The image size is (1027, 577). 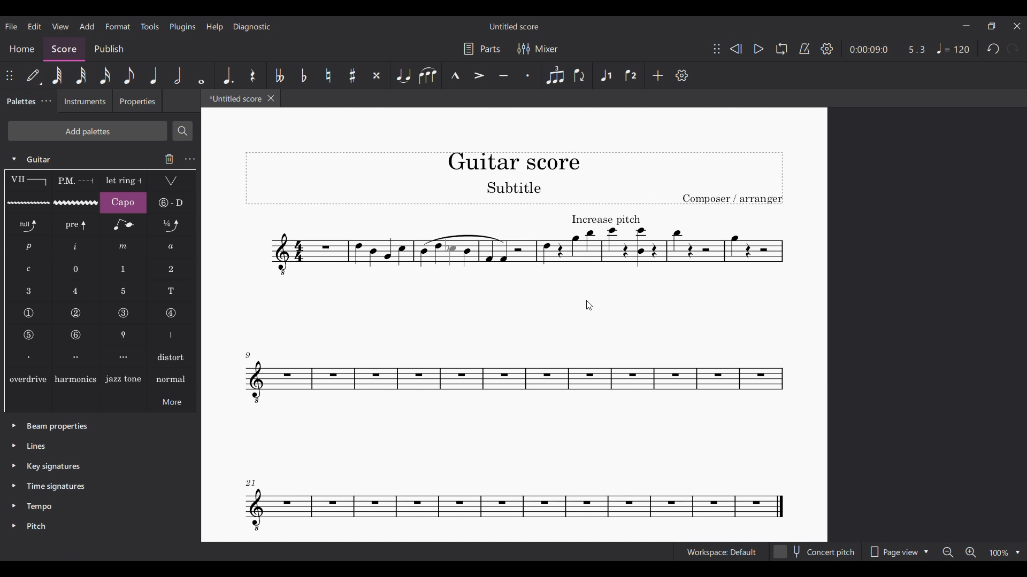 What do you see at coordinates (992, 26) in the screenshot?
I see `Show in smaller tab` at bounding box center [992, 26].